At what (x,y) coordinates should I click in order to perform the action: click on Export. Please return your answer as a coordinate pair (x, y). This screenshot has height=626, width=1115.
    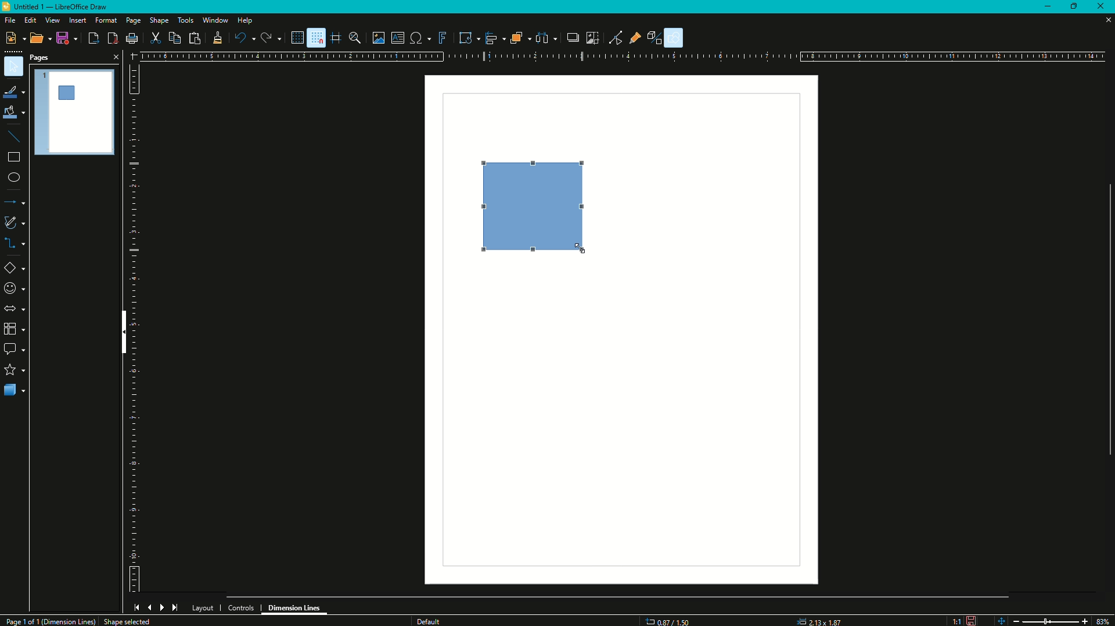
    Looking at the image, I should click on (92, 38).